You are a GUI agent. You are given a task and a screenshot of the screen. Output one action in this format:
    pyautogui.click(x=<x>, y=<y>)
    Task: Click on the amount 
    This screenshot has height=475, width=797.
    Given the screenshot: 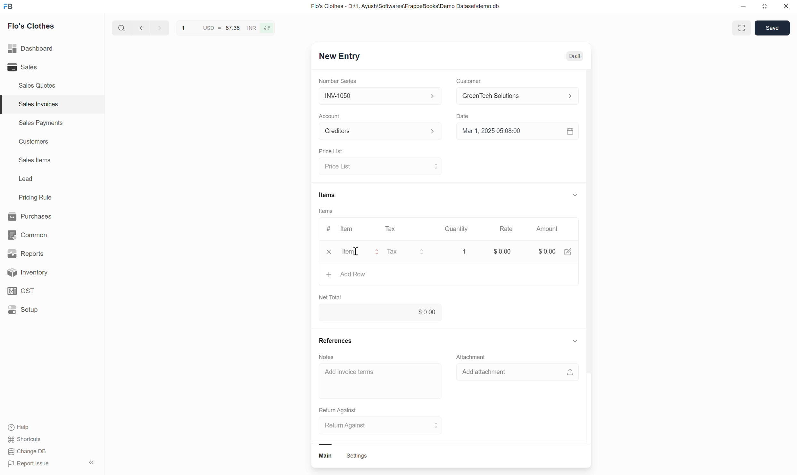 What is the action you would take?
    pyautogui.click(x=542, y=252)
    